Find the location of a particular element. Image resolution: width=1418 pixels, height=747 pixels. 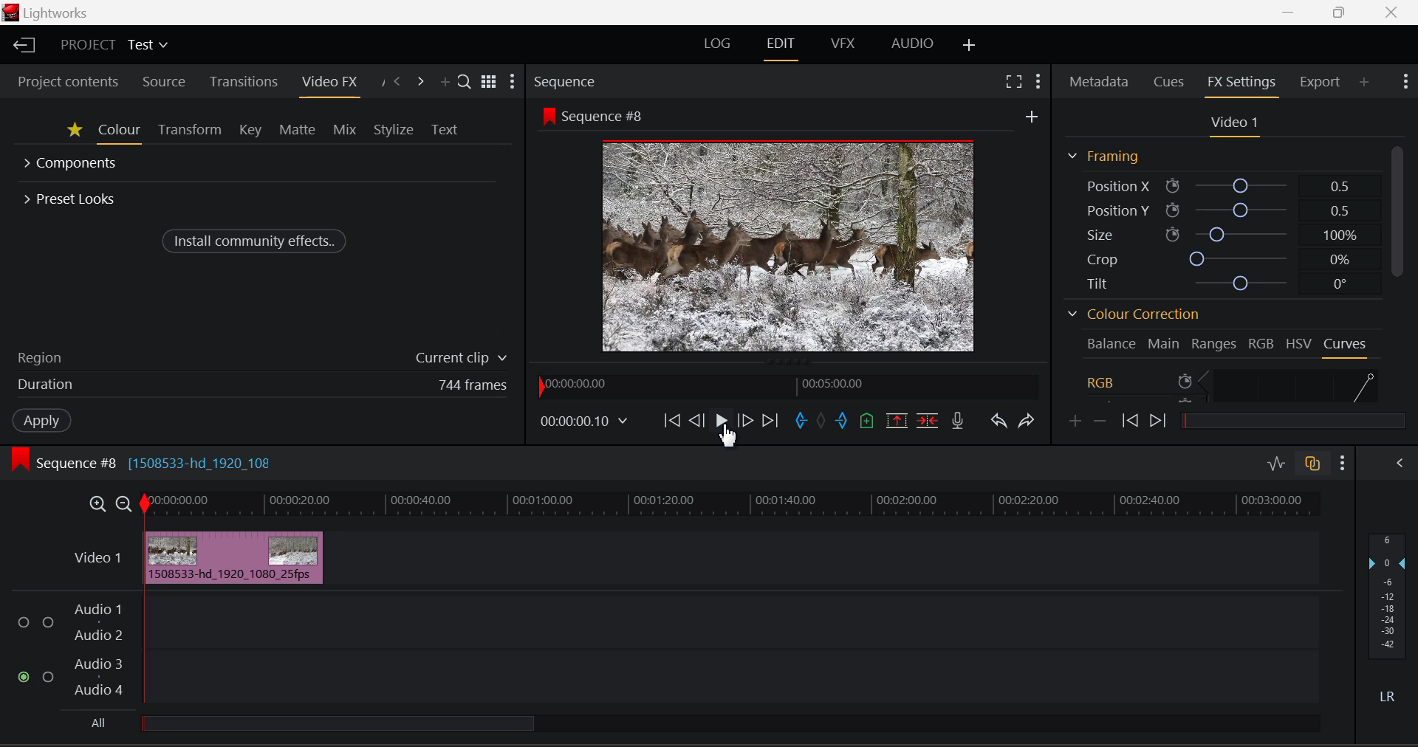

Transform is located at coordinates (188, 131).